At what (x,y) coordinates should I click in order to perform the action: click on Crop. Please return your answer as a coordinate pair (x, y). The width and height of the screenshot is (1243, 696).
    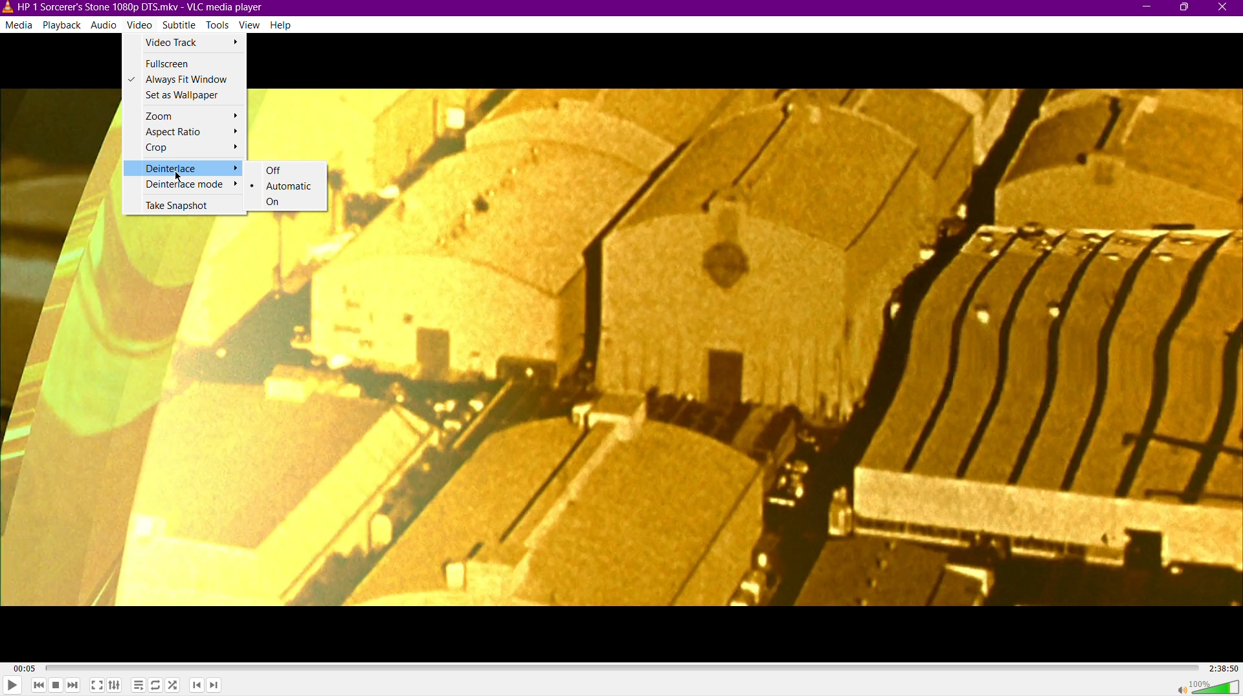
    Looking at the image, I should click on (184, 150).